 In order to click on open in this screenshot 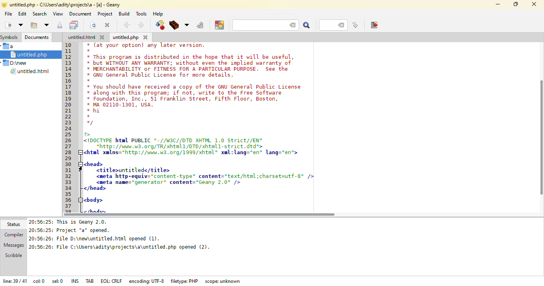, I will do `click(33, 25)`.